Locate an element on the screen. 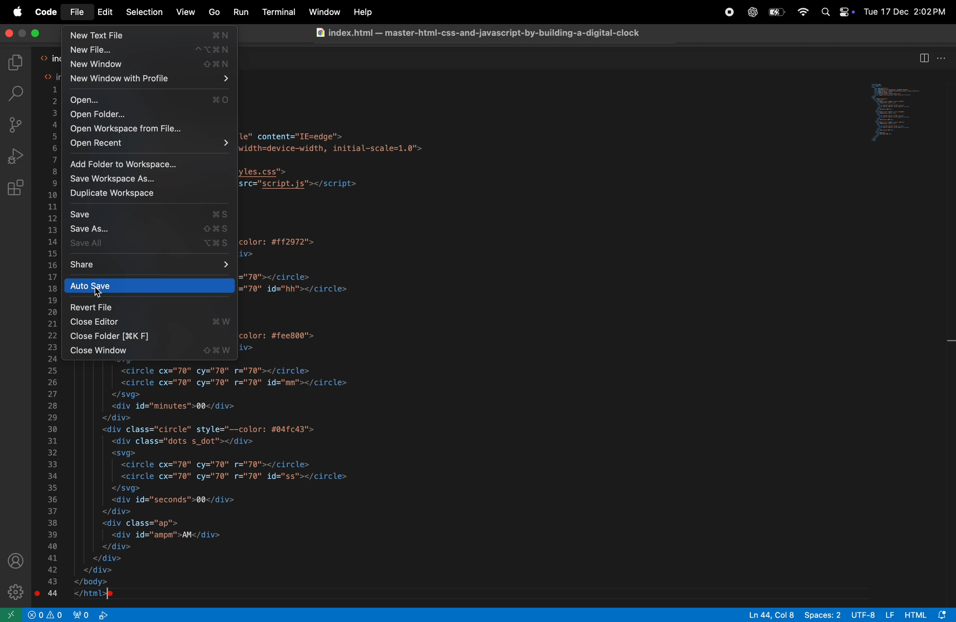   is located at coordinates (365, 11).